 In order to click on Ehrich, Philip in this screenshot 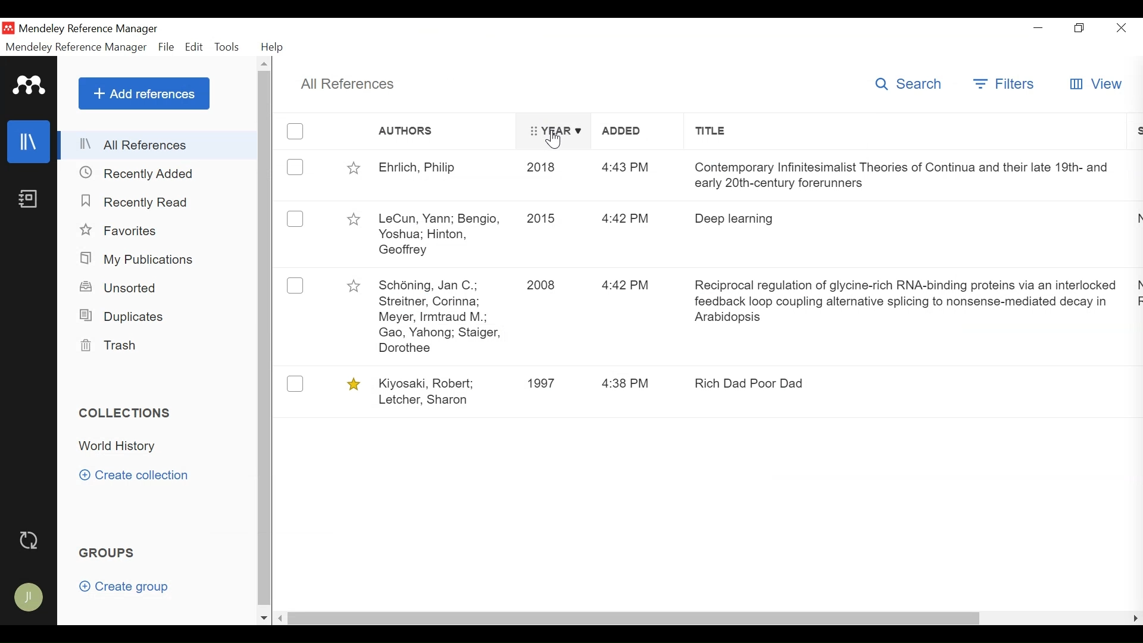, I will do `click(444, 170)`.